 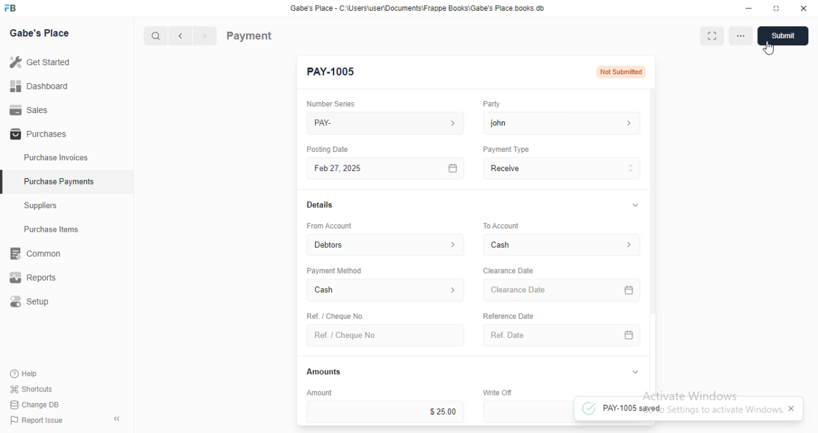 What do you see at coordinates (328, 149) in the screenshot?
I see `Posting Date` at bounding box center [328, 149].